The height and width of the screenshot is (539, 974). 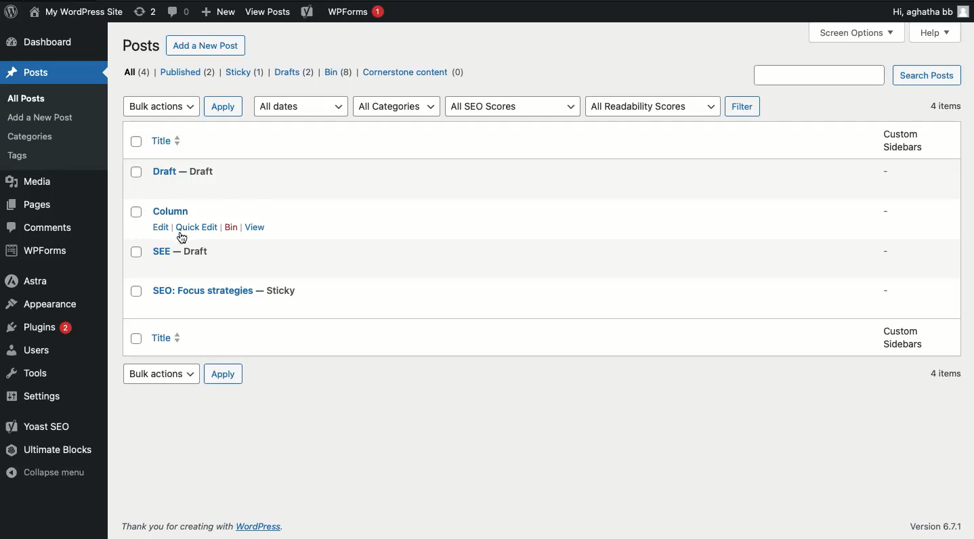 What do you see at coordinates (26, 73) in the screenshot?
I see `Home` at bounding box center [26, 73].